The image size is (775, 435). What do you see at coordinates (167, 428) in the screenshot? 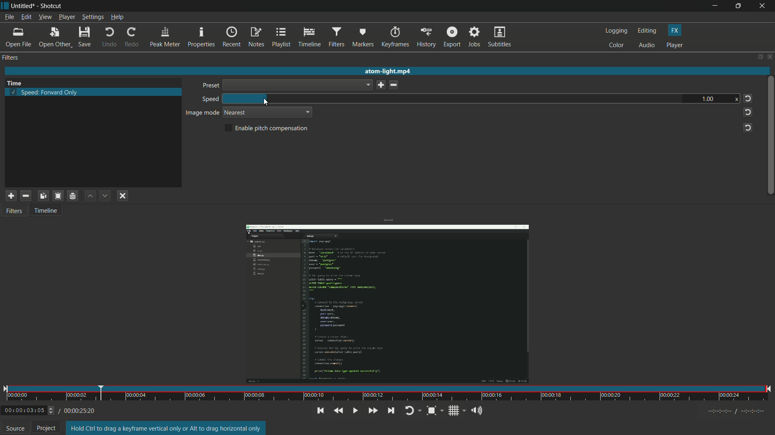
I see `Hold Ctrl to drag a keyframe vertical only or Alt to drag horizontal only` at bounding box center [167, 428].